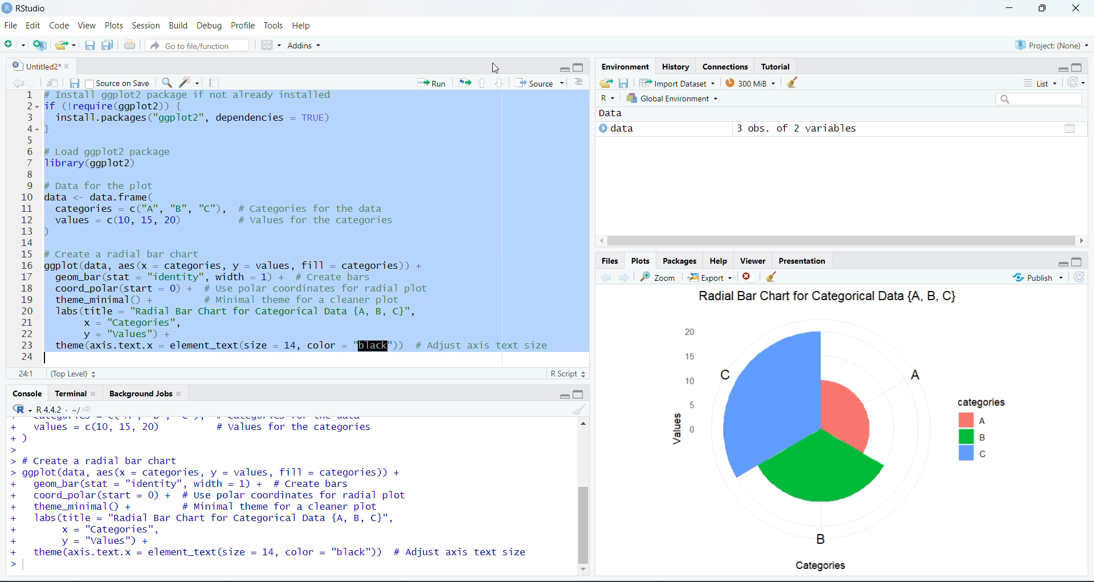  I want to click on values, so click(674, 428).